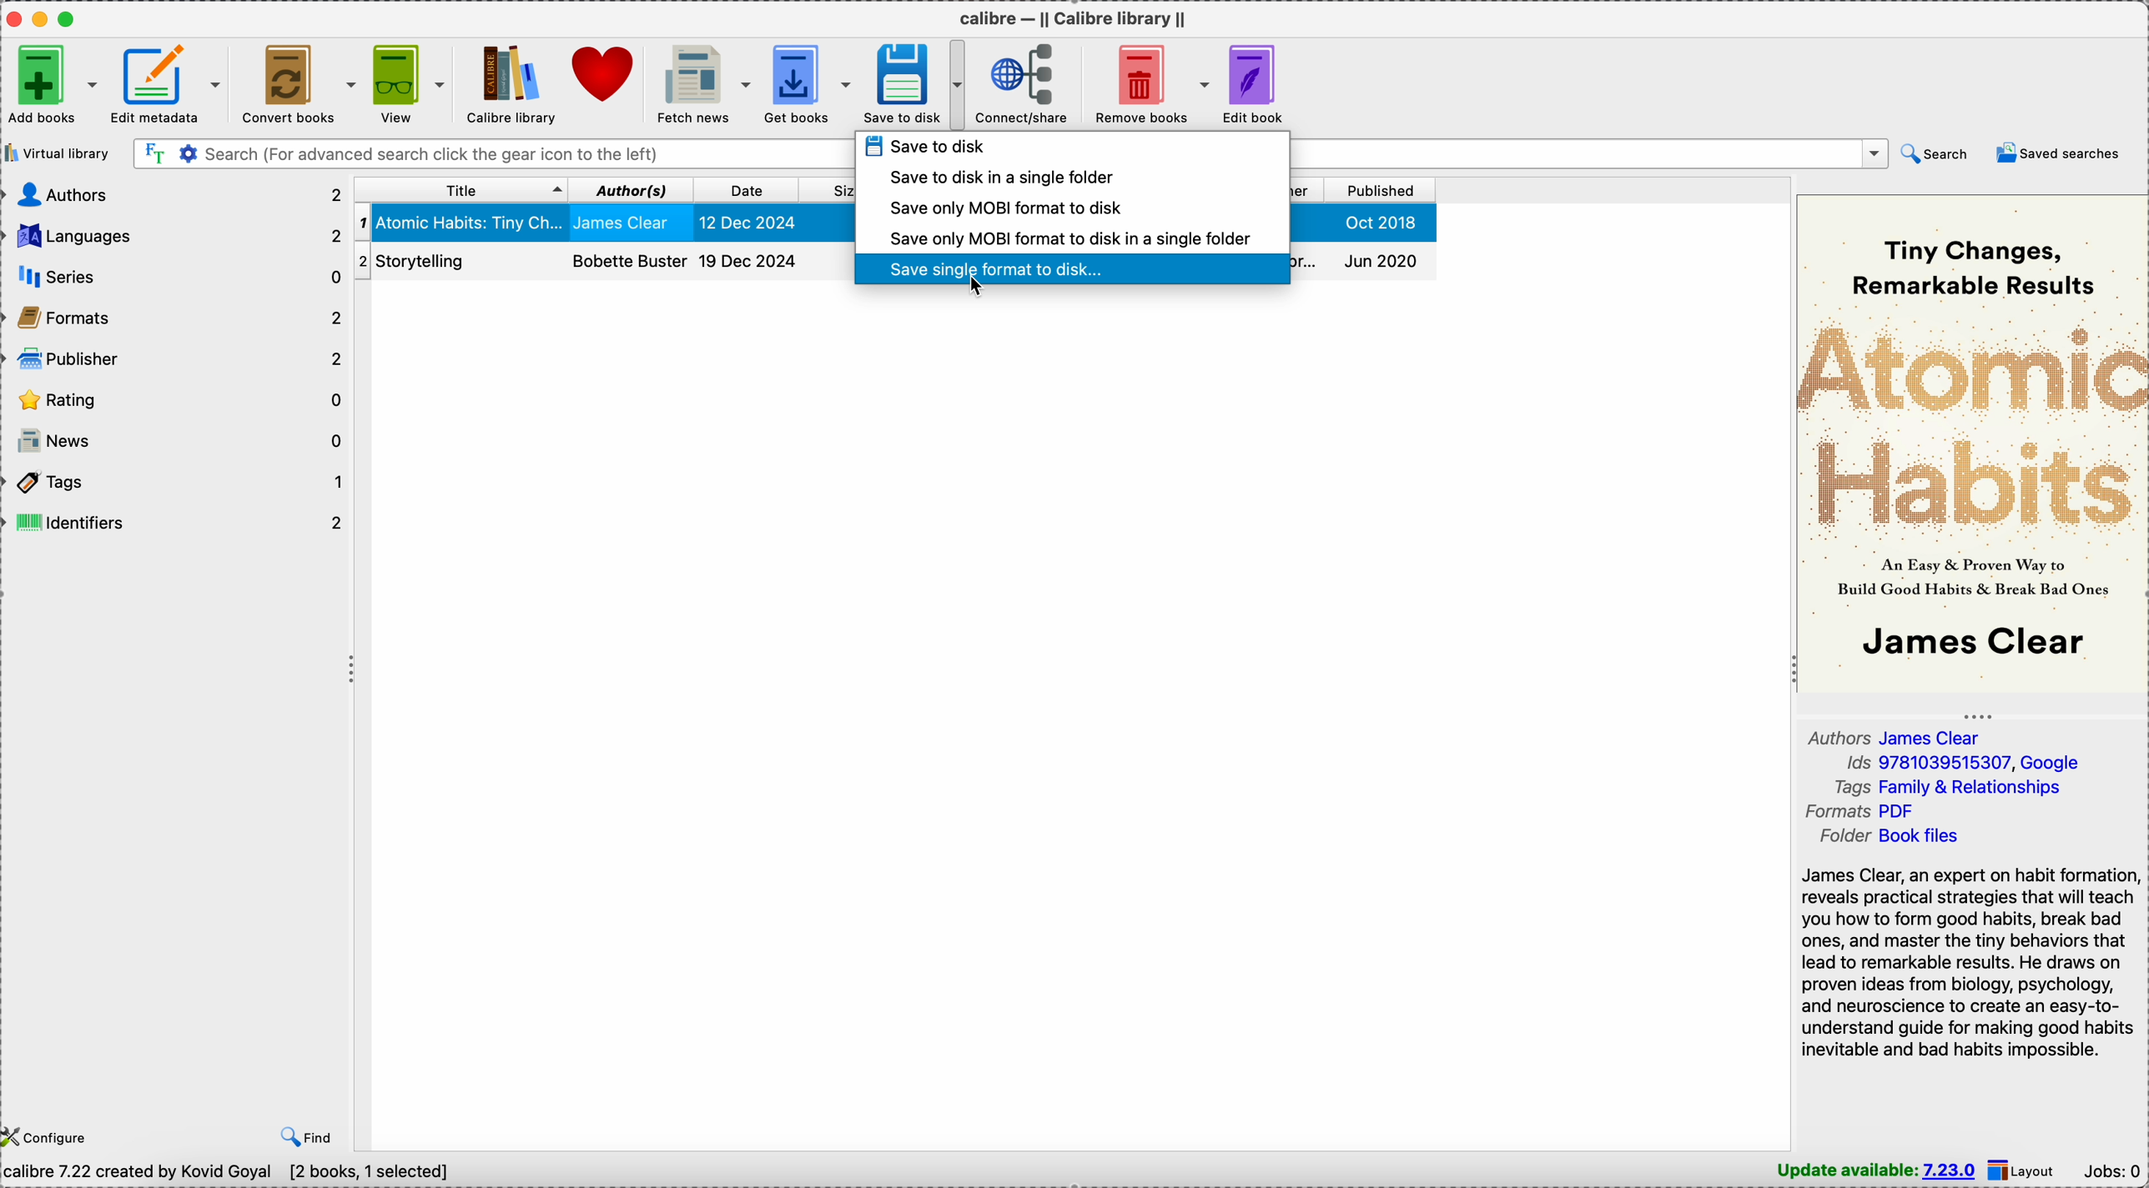 The height and width of the screenshot is (1188, 2149). I want to click on date, so click(748, 190).